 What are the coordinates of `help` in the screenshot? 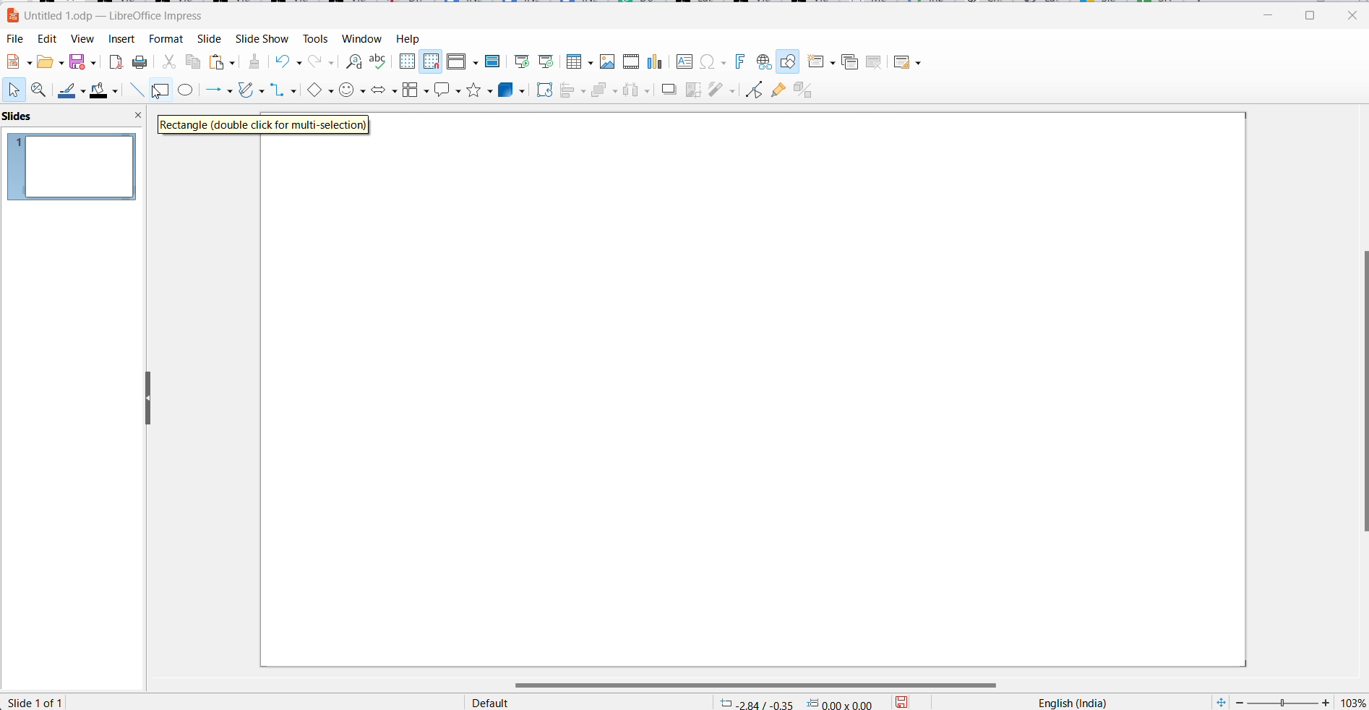 It's located at (408, 38).